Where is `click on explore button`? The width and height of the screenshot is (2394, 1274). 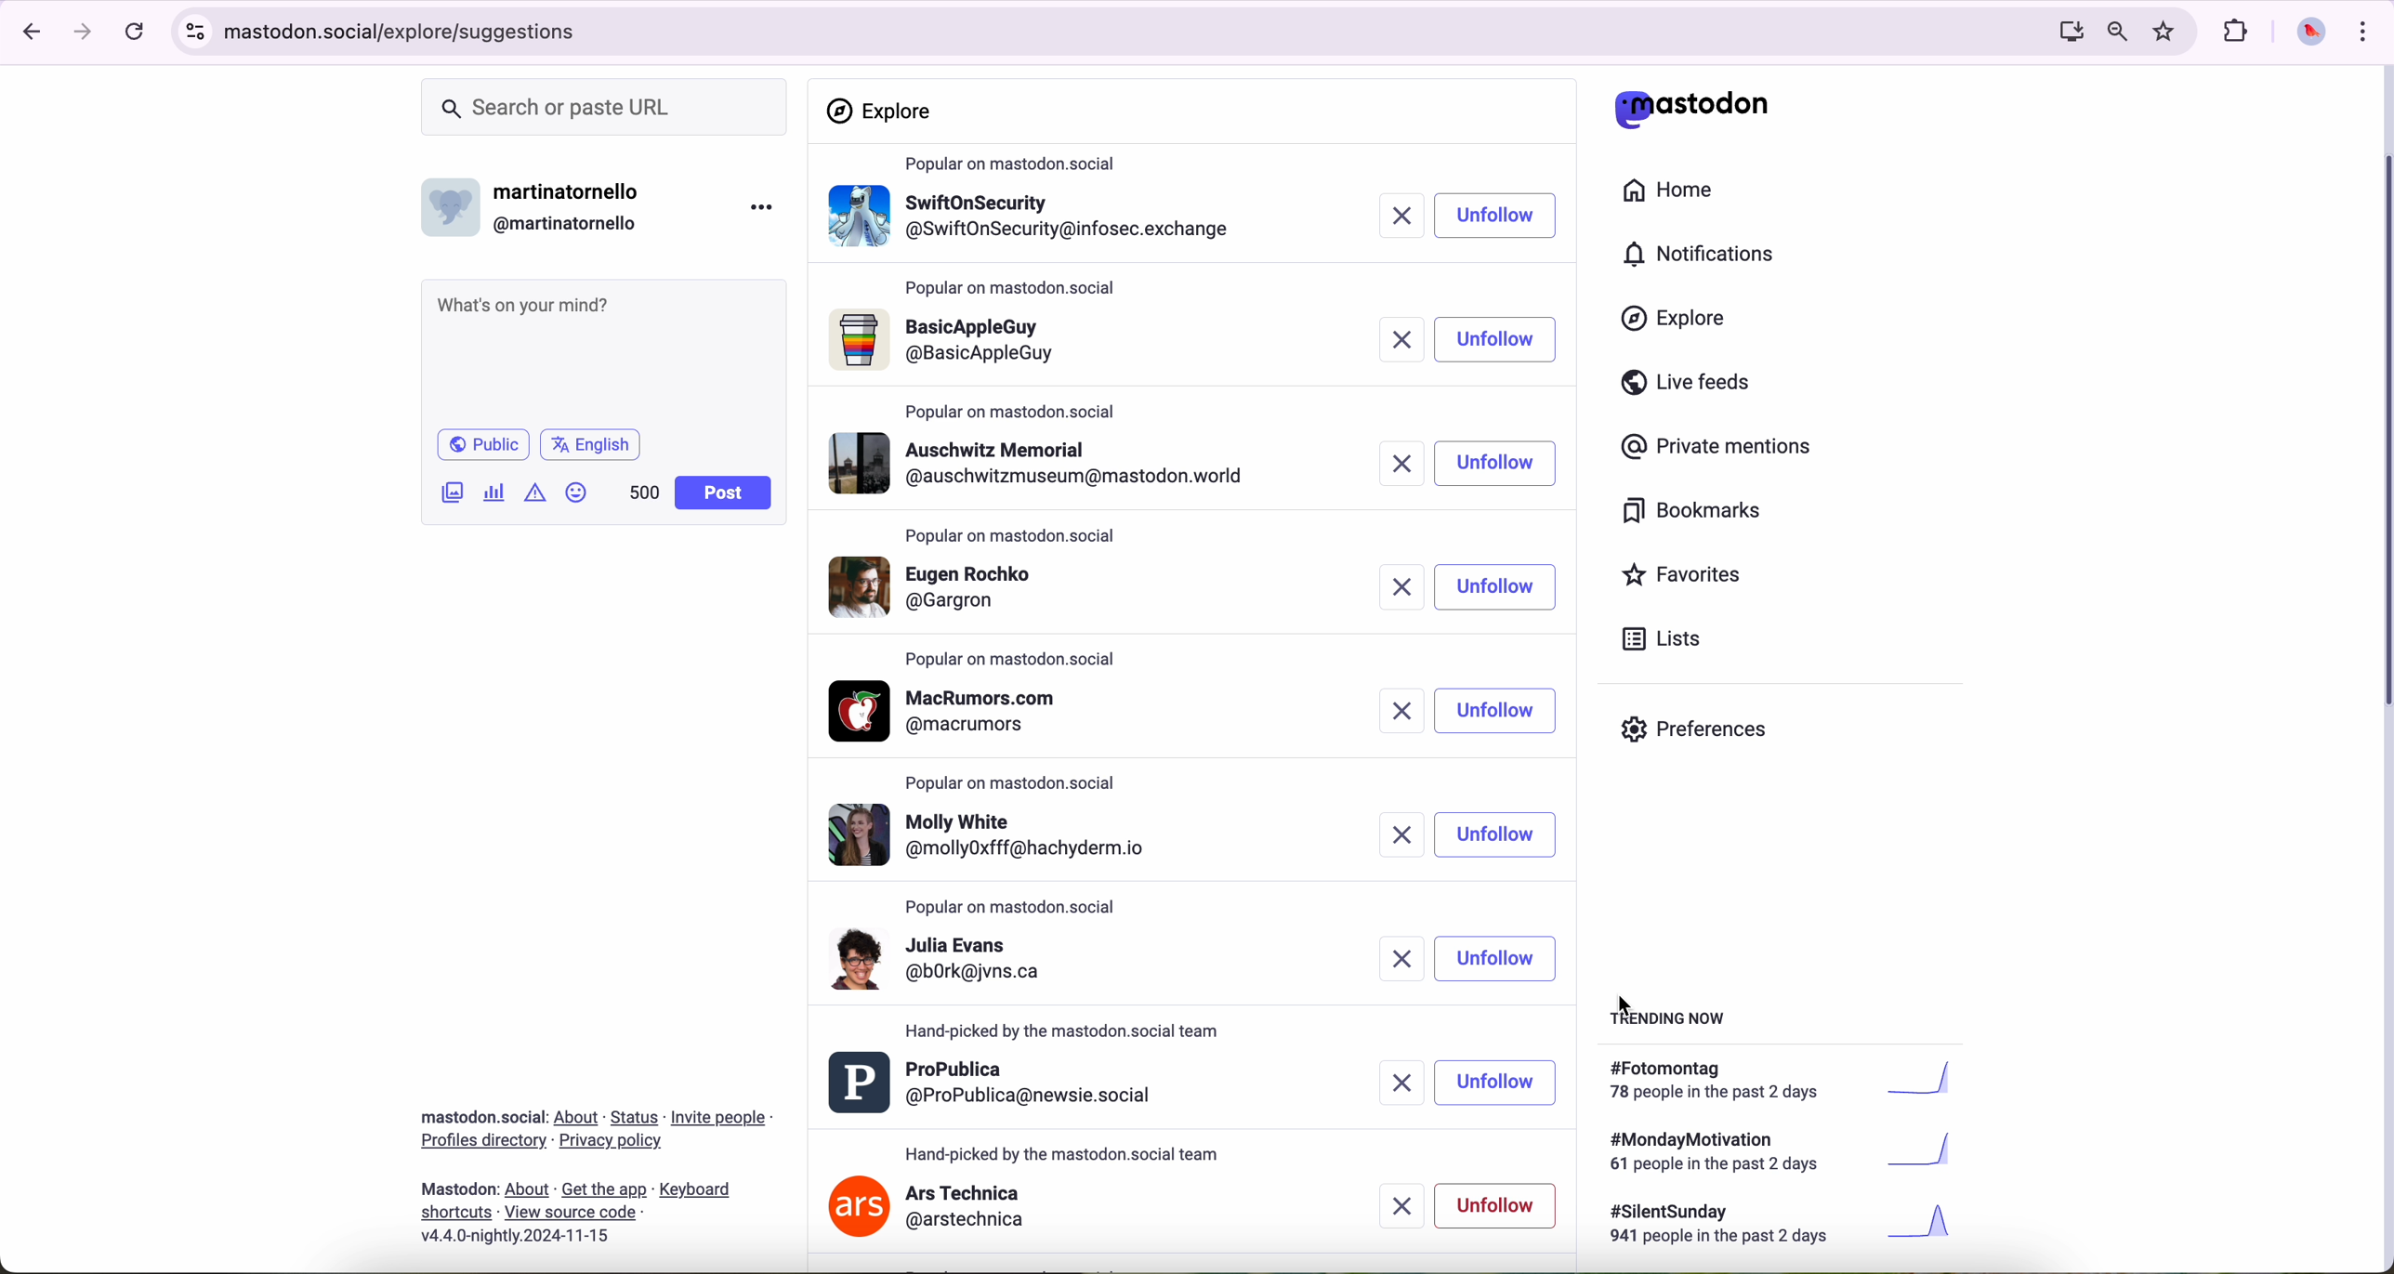 click on explore button is located at coordinates (1678, 327).